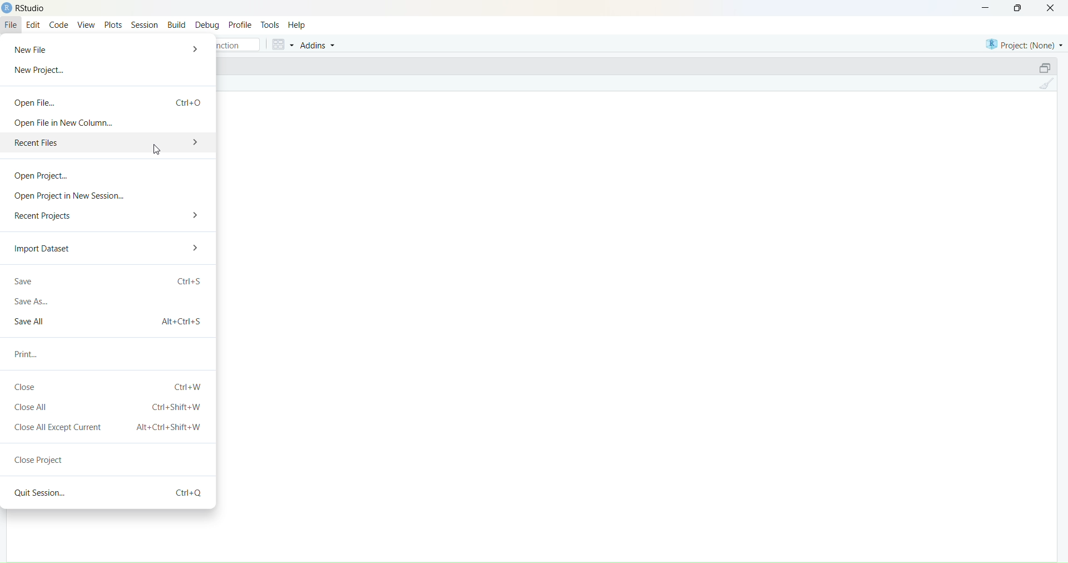  I want to click on Save ctrl + s, so click(109, 280).